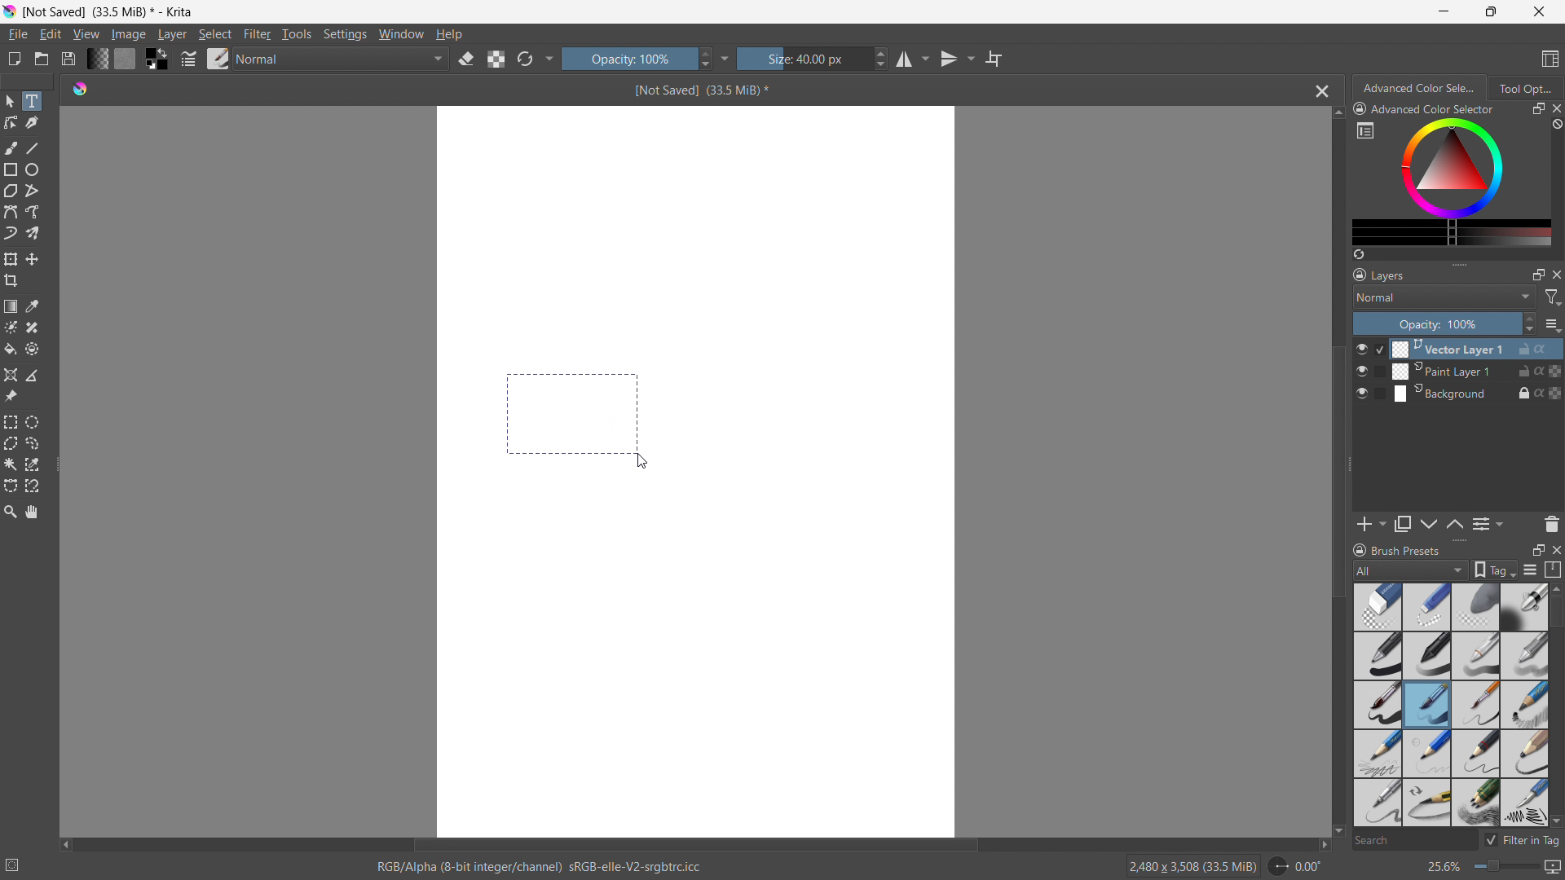 The width and height of the screenshot is (1565, 880). I want to click on Brush, so click(1427, 705).